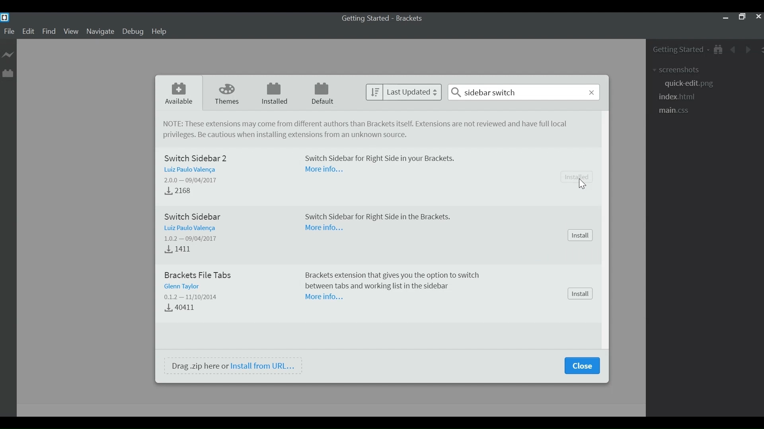  I want to click on Theme, so click(229, 93).